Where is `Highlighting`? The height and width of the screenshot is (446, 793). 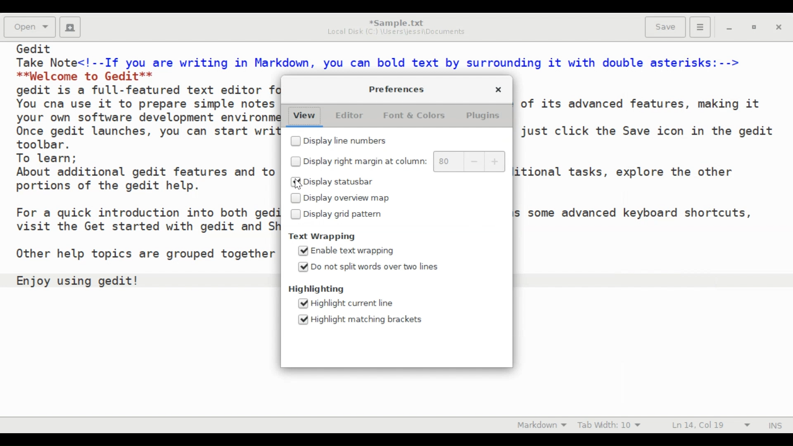 Highlighting is located at coordinates (316, 289).